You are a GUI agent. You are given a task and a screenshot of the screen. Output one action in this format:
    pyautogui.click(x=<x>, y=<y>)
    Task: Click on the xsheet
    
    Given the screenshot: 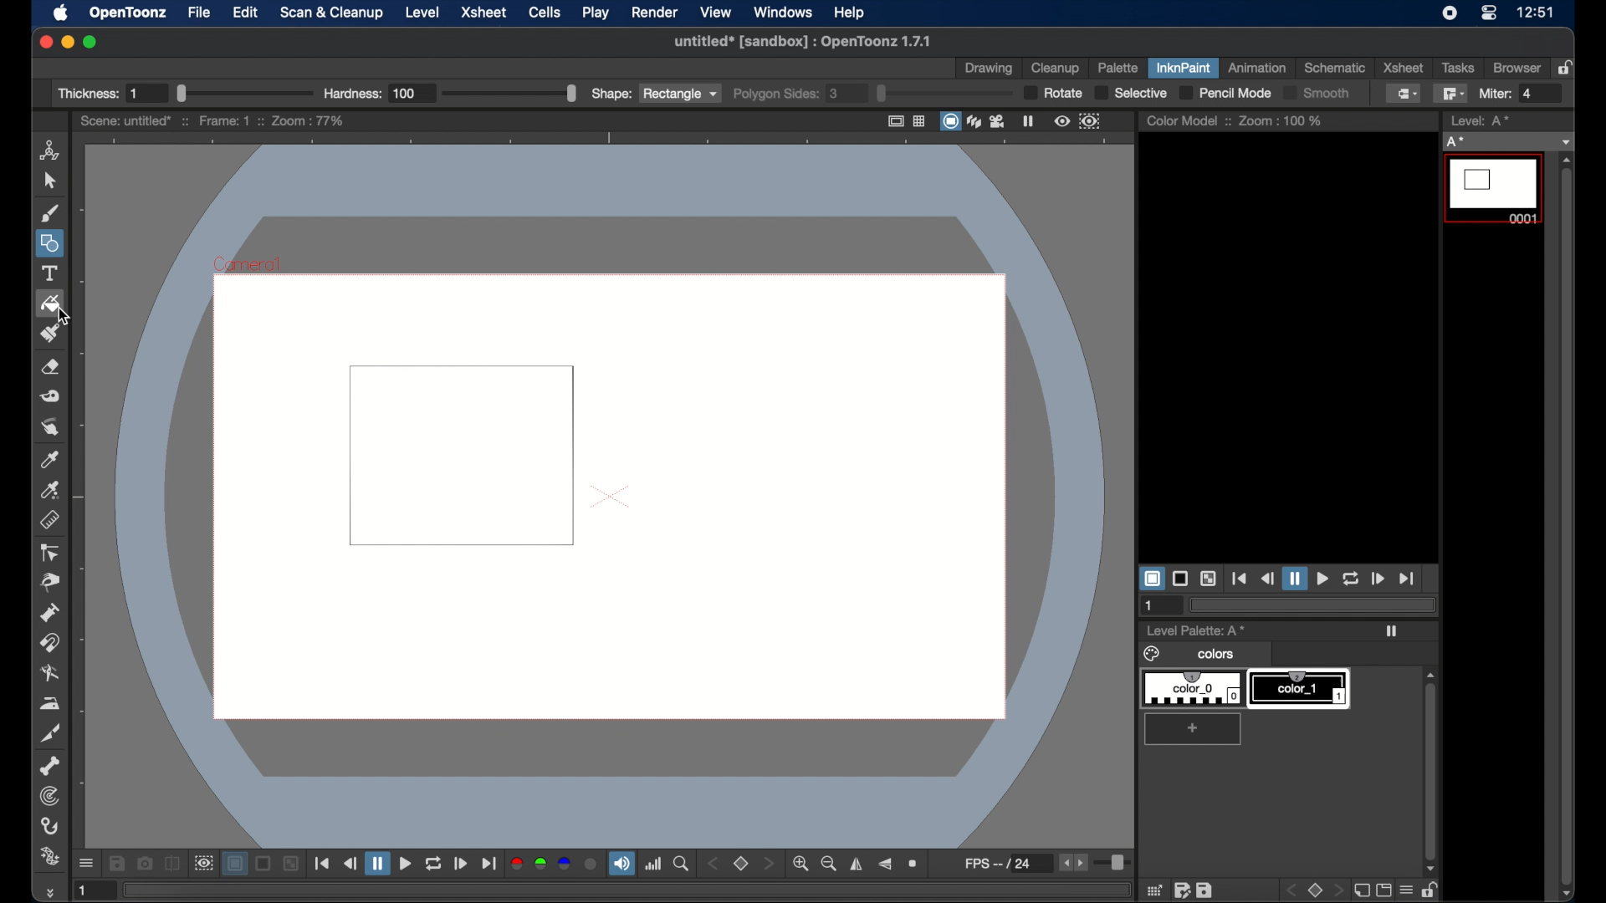 What is the action you would take?
    pyautogui.click(x=1402, y=68)
    